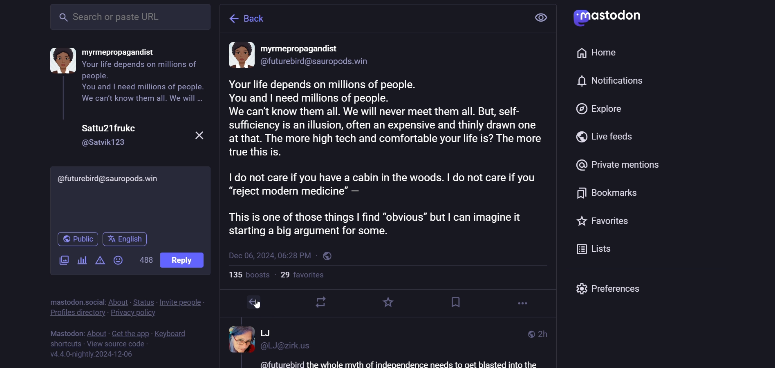  I want to click on preferences, so click(610, 290).